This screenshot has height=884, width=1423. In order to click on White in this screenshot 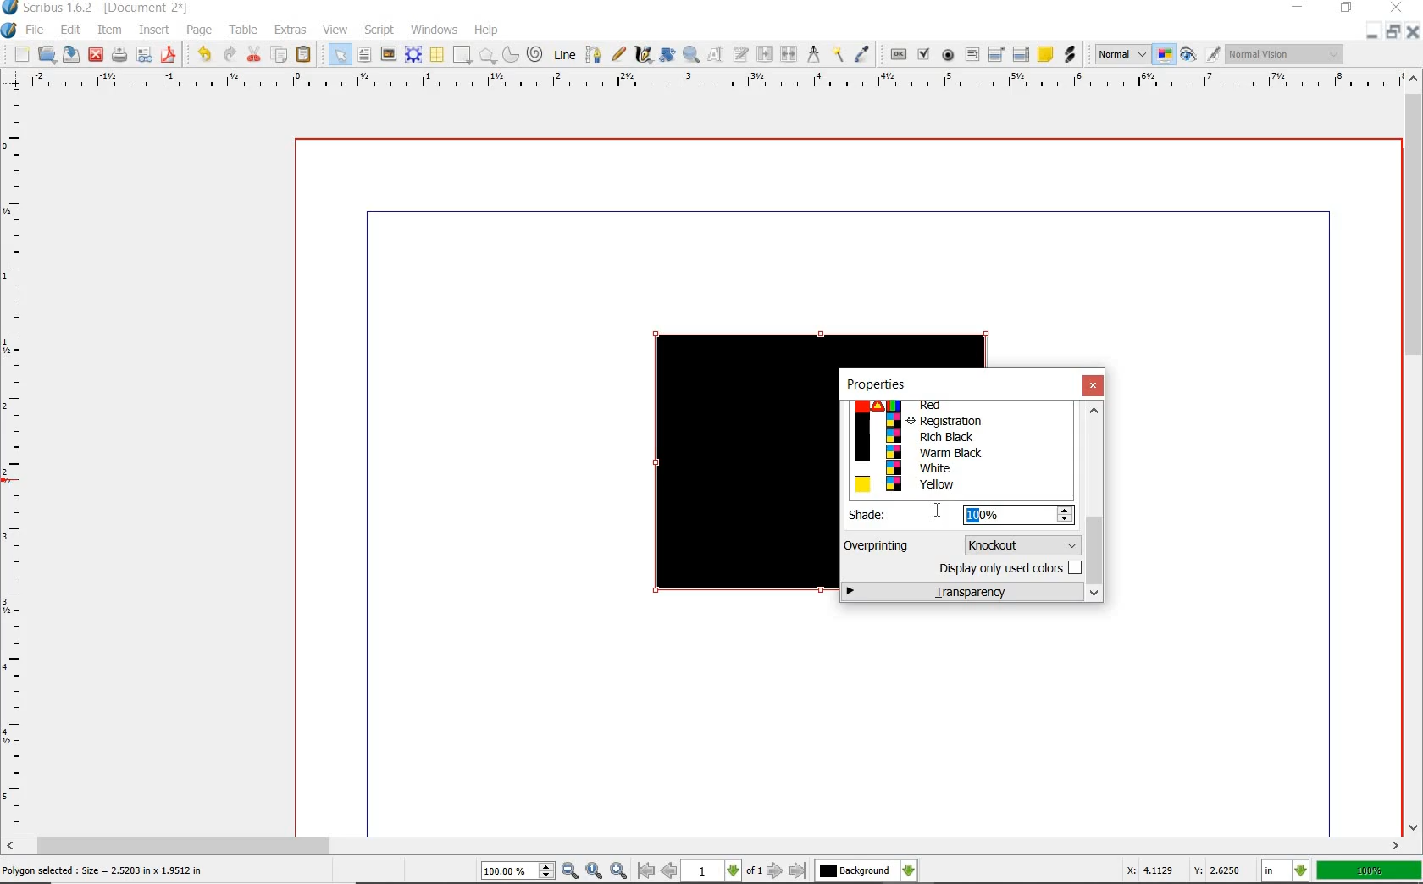, I will do `click(957, 467)`.